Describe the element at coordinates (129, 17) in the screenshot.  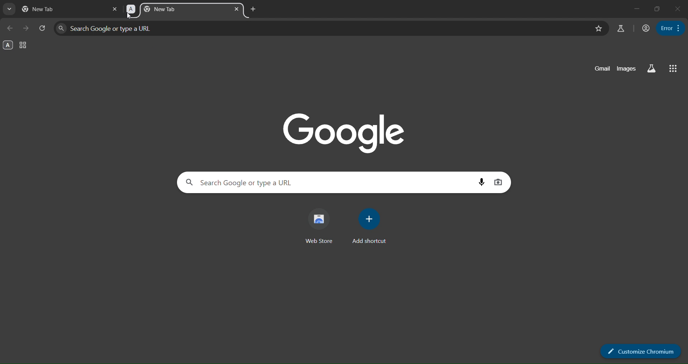
I see `cursor` at that location.